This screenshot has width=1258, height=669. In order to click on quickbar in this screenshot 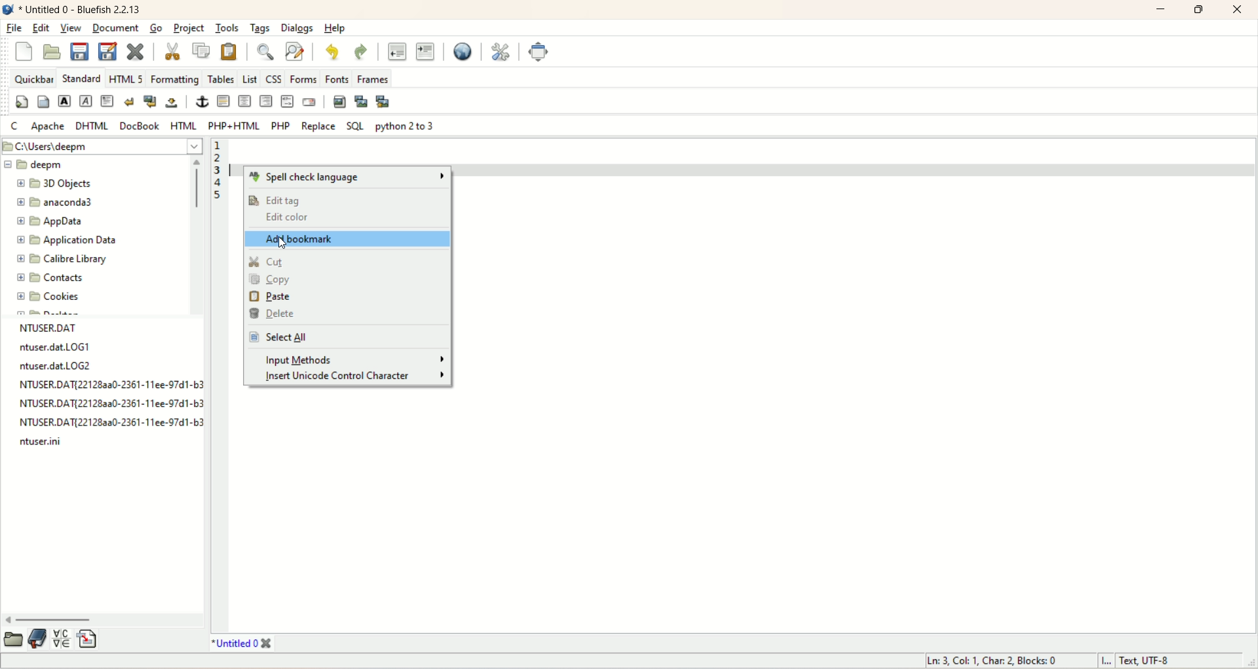, I will do `click(32, 80)`.